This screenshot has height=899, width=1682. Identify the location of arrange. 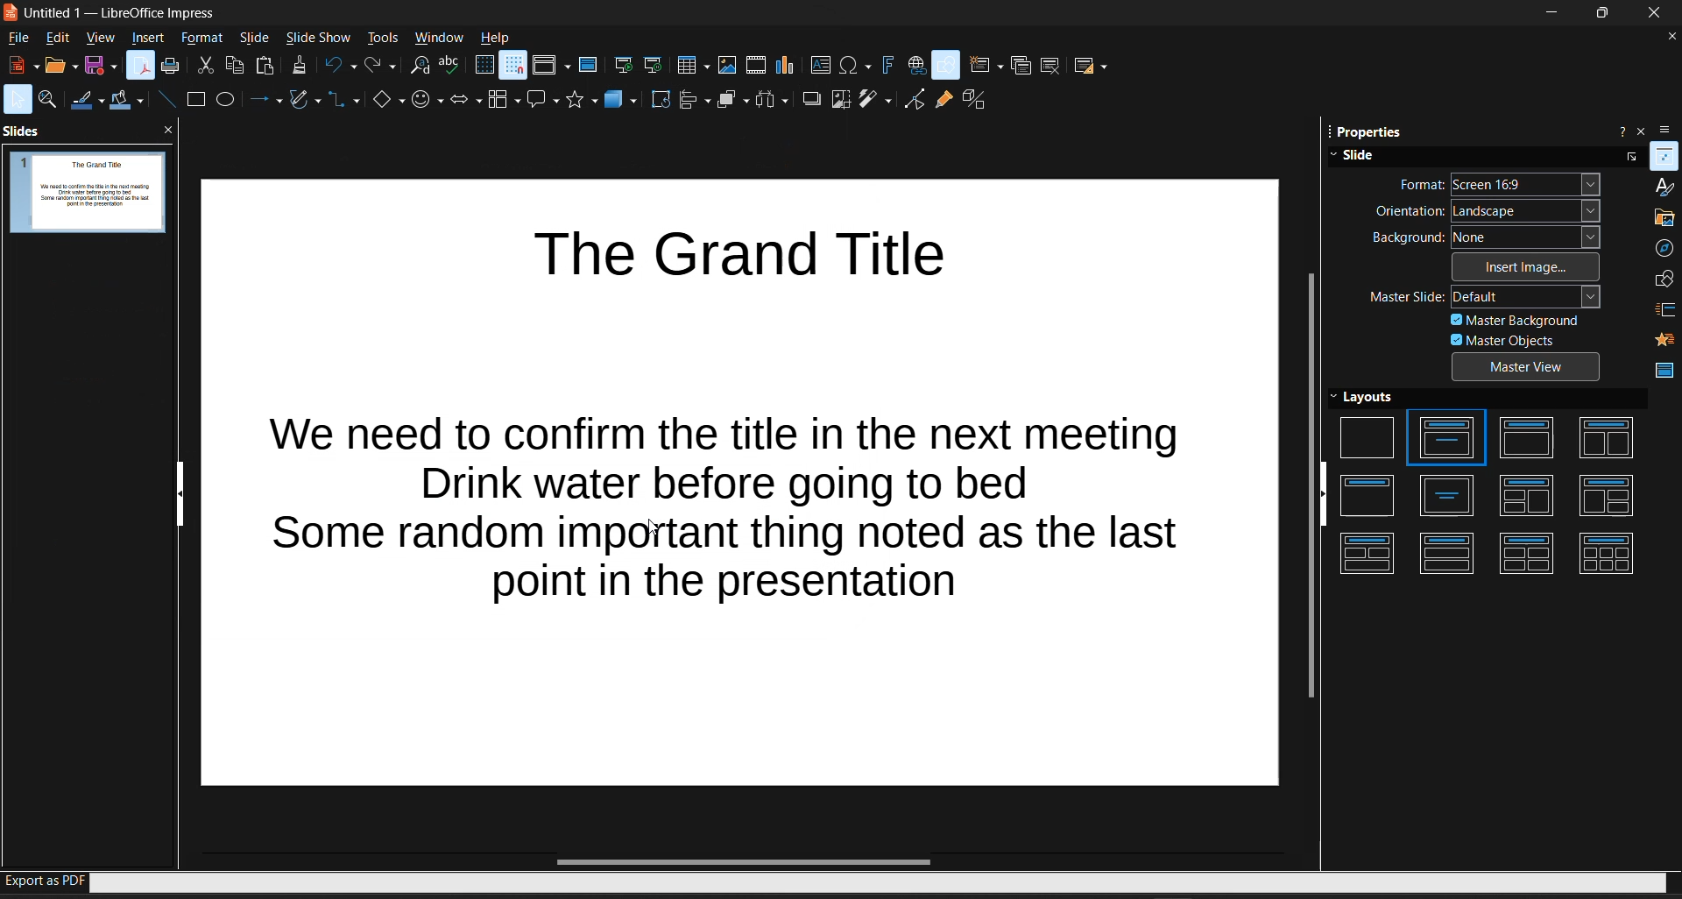
(734, 99).